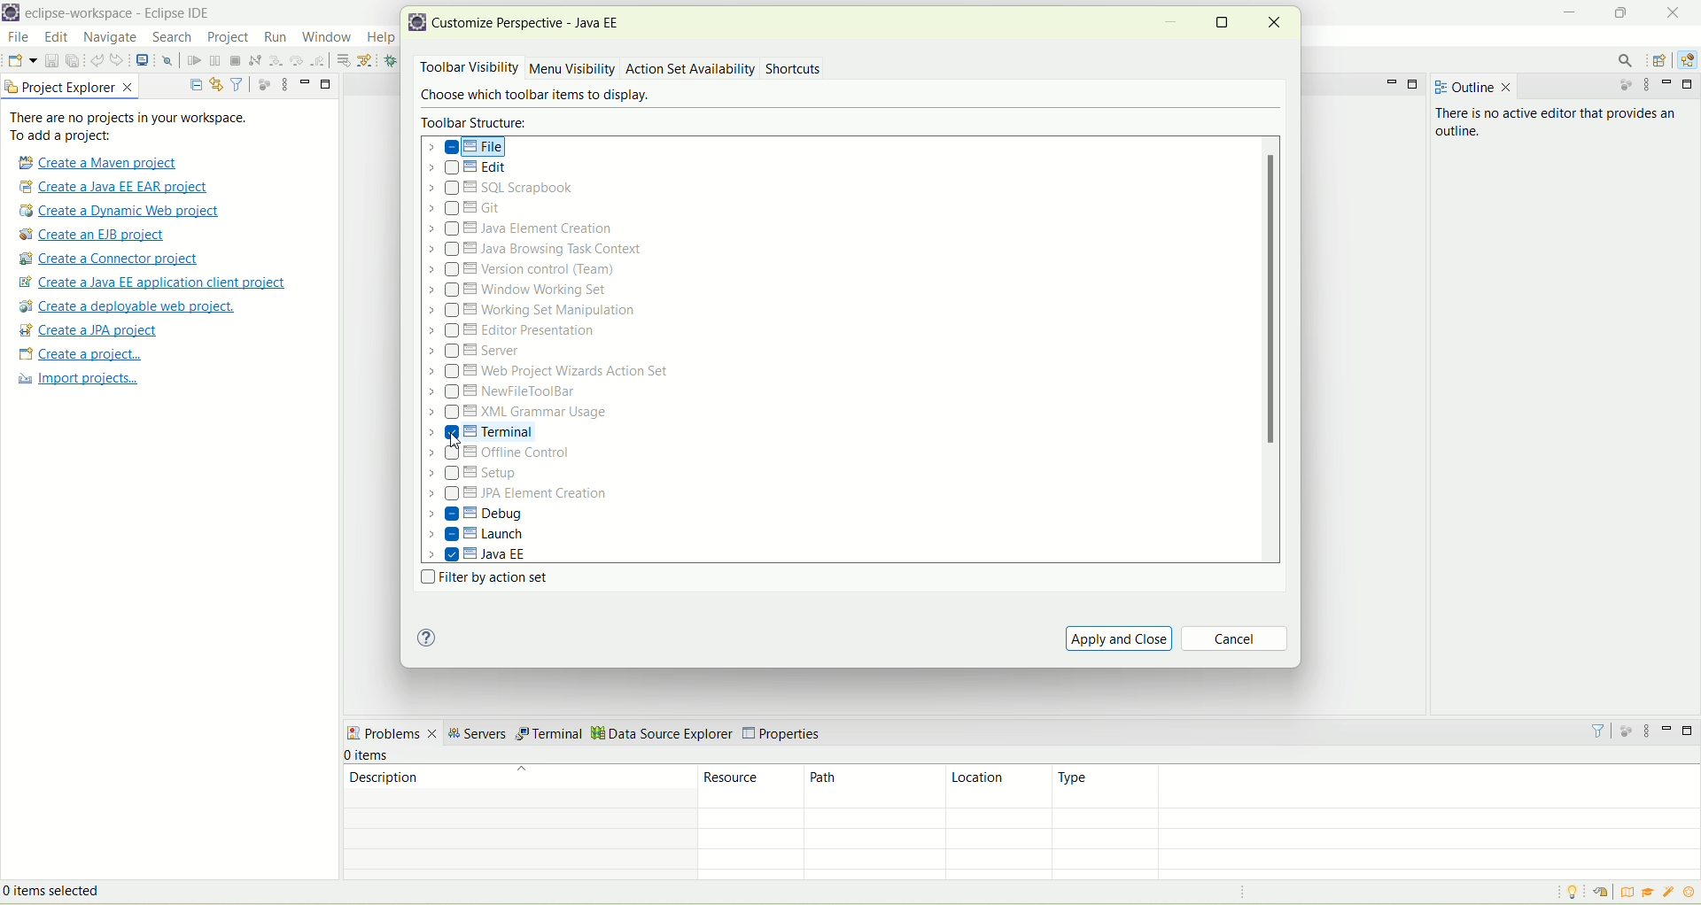  What do you see at coordinates (1378, 785) in the screenshot?
I see `type` at bounding box center [1378, 785].